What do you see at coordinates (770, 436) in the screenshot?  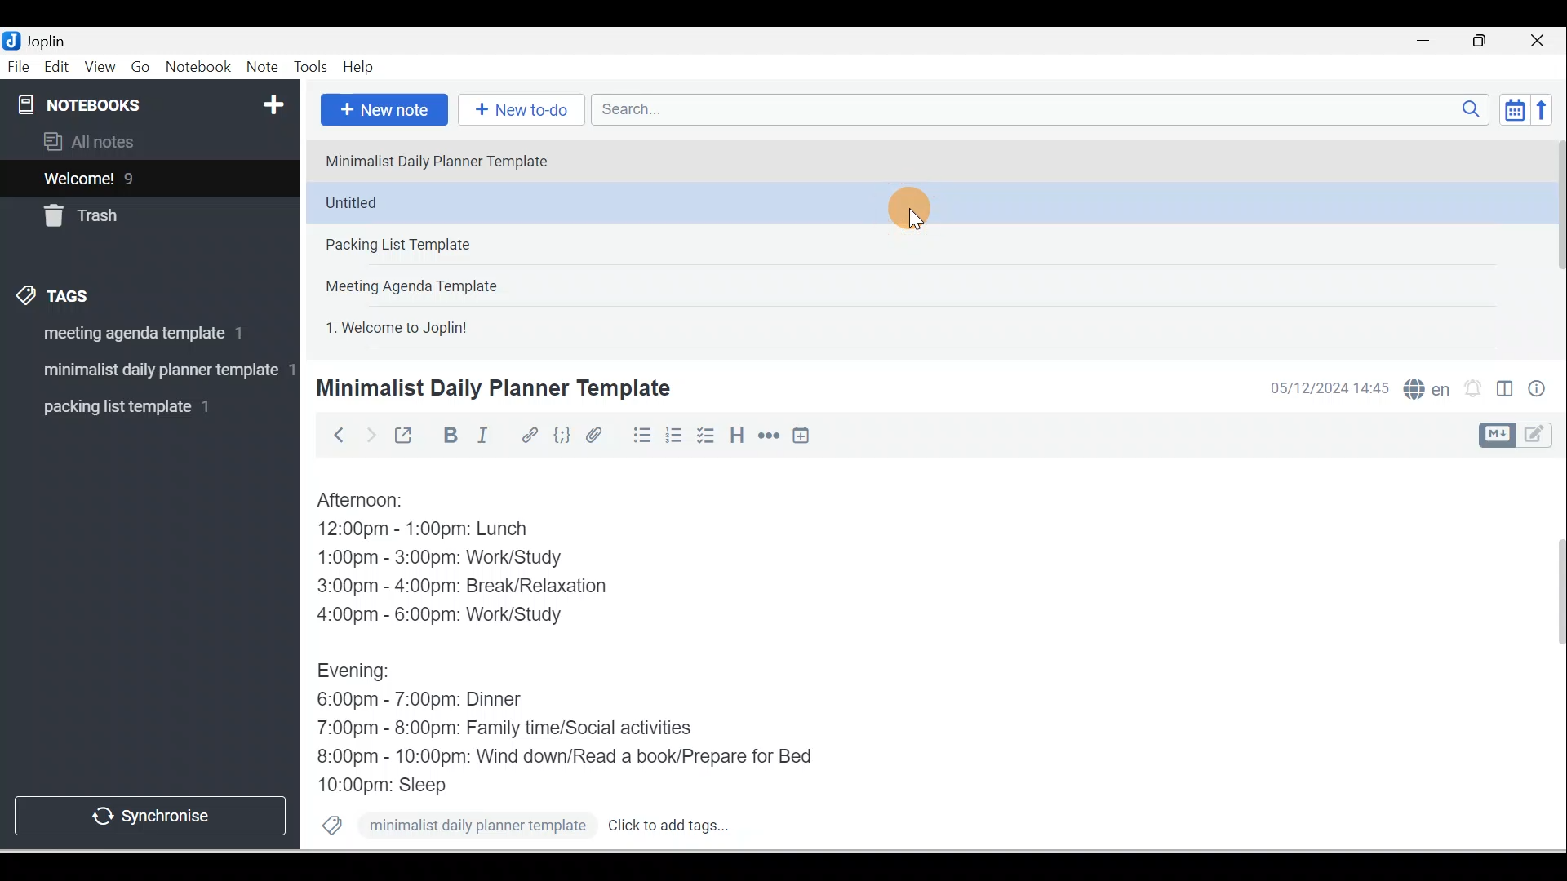 I see `Horizontal rule` at bounding box center [770, 436].